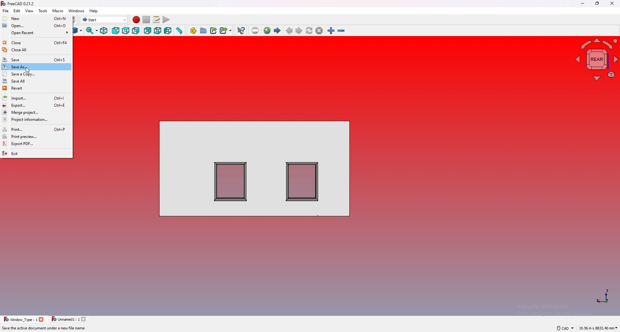 The height and width of the screenshot is (332, 620). What do you see at coordinates (583, 4) in the screenshot?
I see `minimize` at bounding box center [583, 4].